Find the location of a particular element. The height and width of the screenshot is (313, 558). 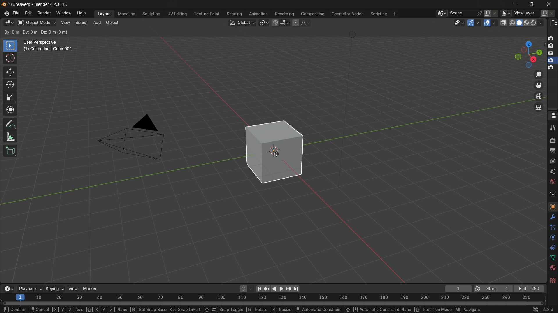

annotate is located at coordinates (9, 124).